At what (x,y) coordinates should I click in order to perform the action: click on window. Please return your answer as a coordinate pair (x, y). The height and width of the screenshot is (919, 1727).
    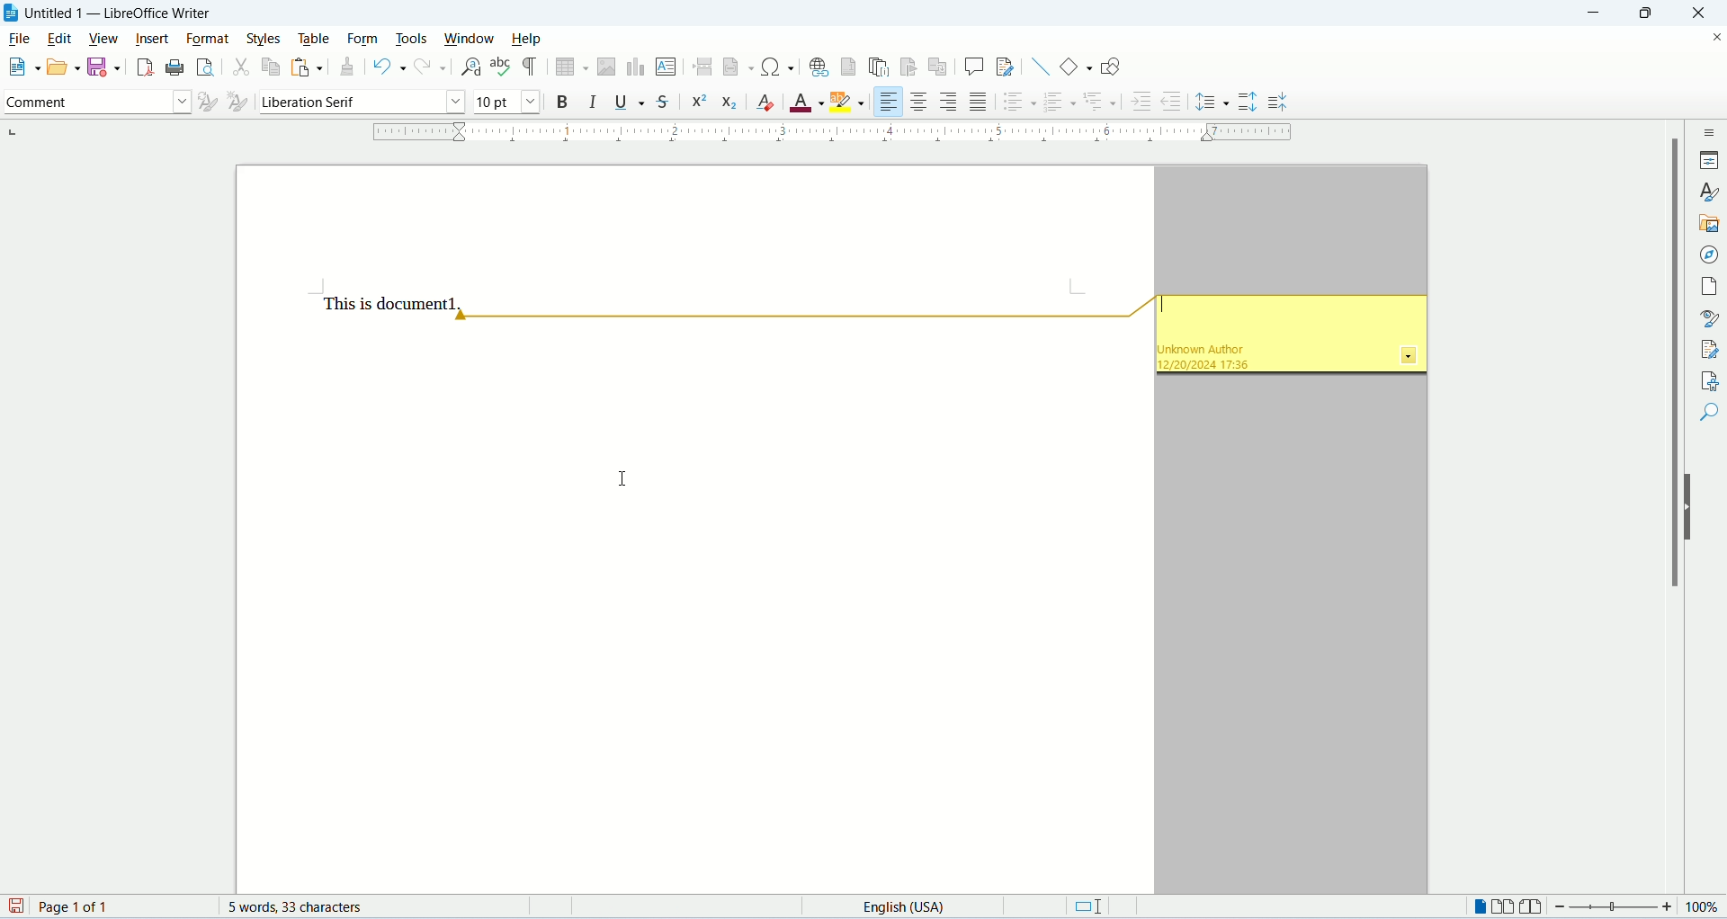
    Looking at the image, I should click on (474, 40).